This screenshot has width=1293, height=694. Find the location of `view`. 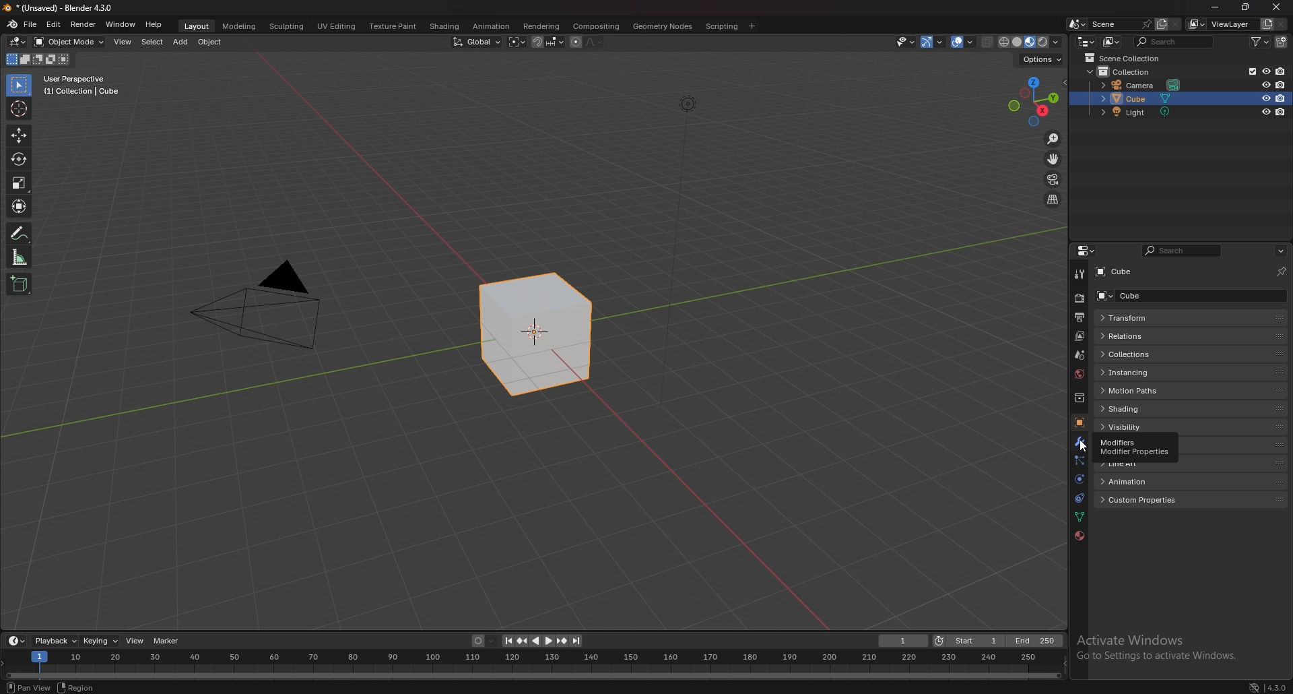

view is located at coordinates (30, 687).